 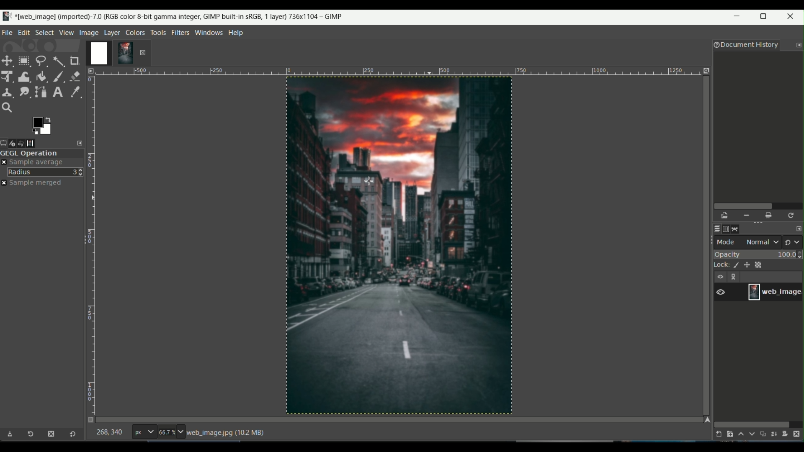 What do you see at coordinates (76, 61) in the screenshot?
I see `crop tool` at bounding box center [76, 61].